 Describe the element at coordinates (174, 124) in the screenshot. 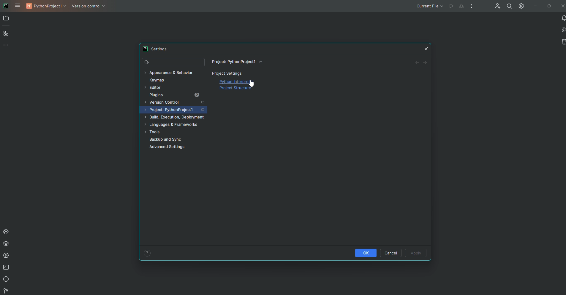

I see `languages and Frameworks` at that location.